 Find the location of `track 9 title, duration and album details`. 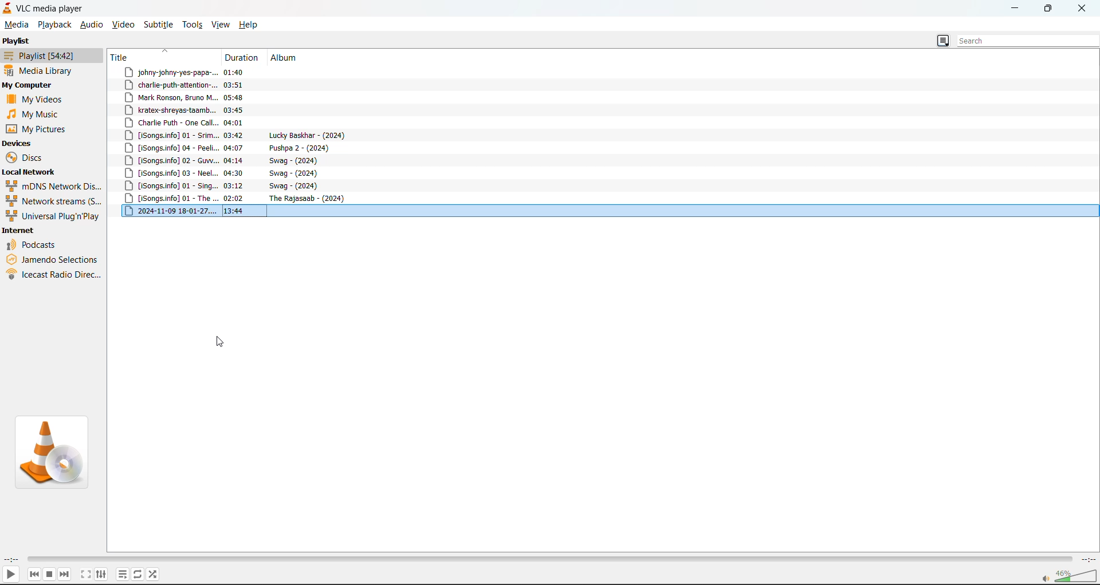

track 9 title, duration and album details is located at coordinates (227, 175).